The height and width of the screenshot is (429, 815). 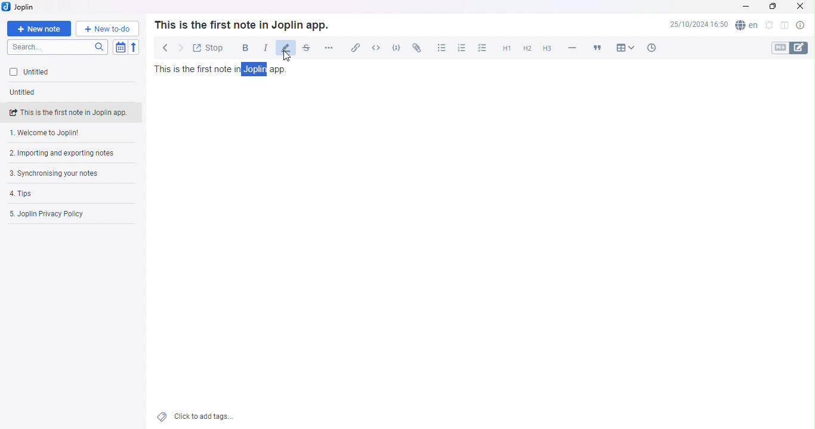 What do you see at coordinates (27, 93) in the screenshot?
I see `Untitled` at bounding box center [27, 93].